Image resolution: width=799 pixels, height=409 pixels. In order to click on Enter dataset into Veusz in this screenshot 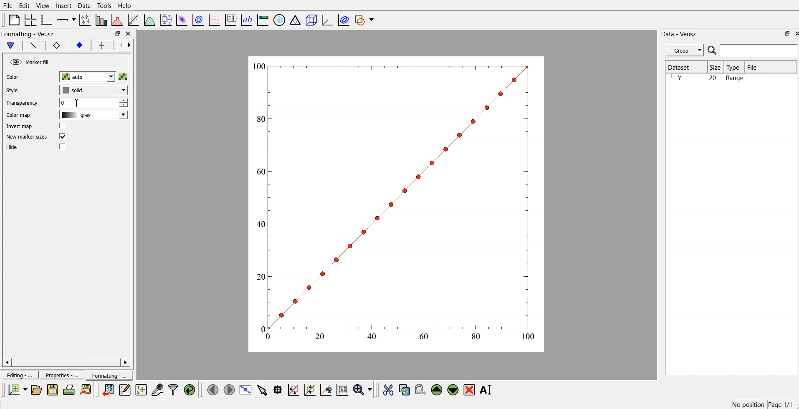, I will do `click(107, 390)`.